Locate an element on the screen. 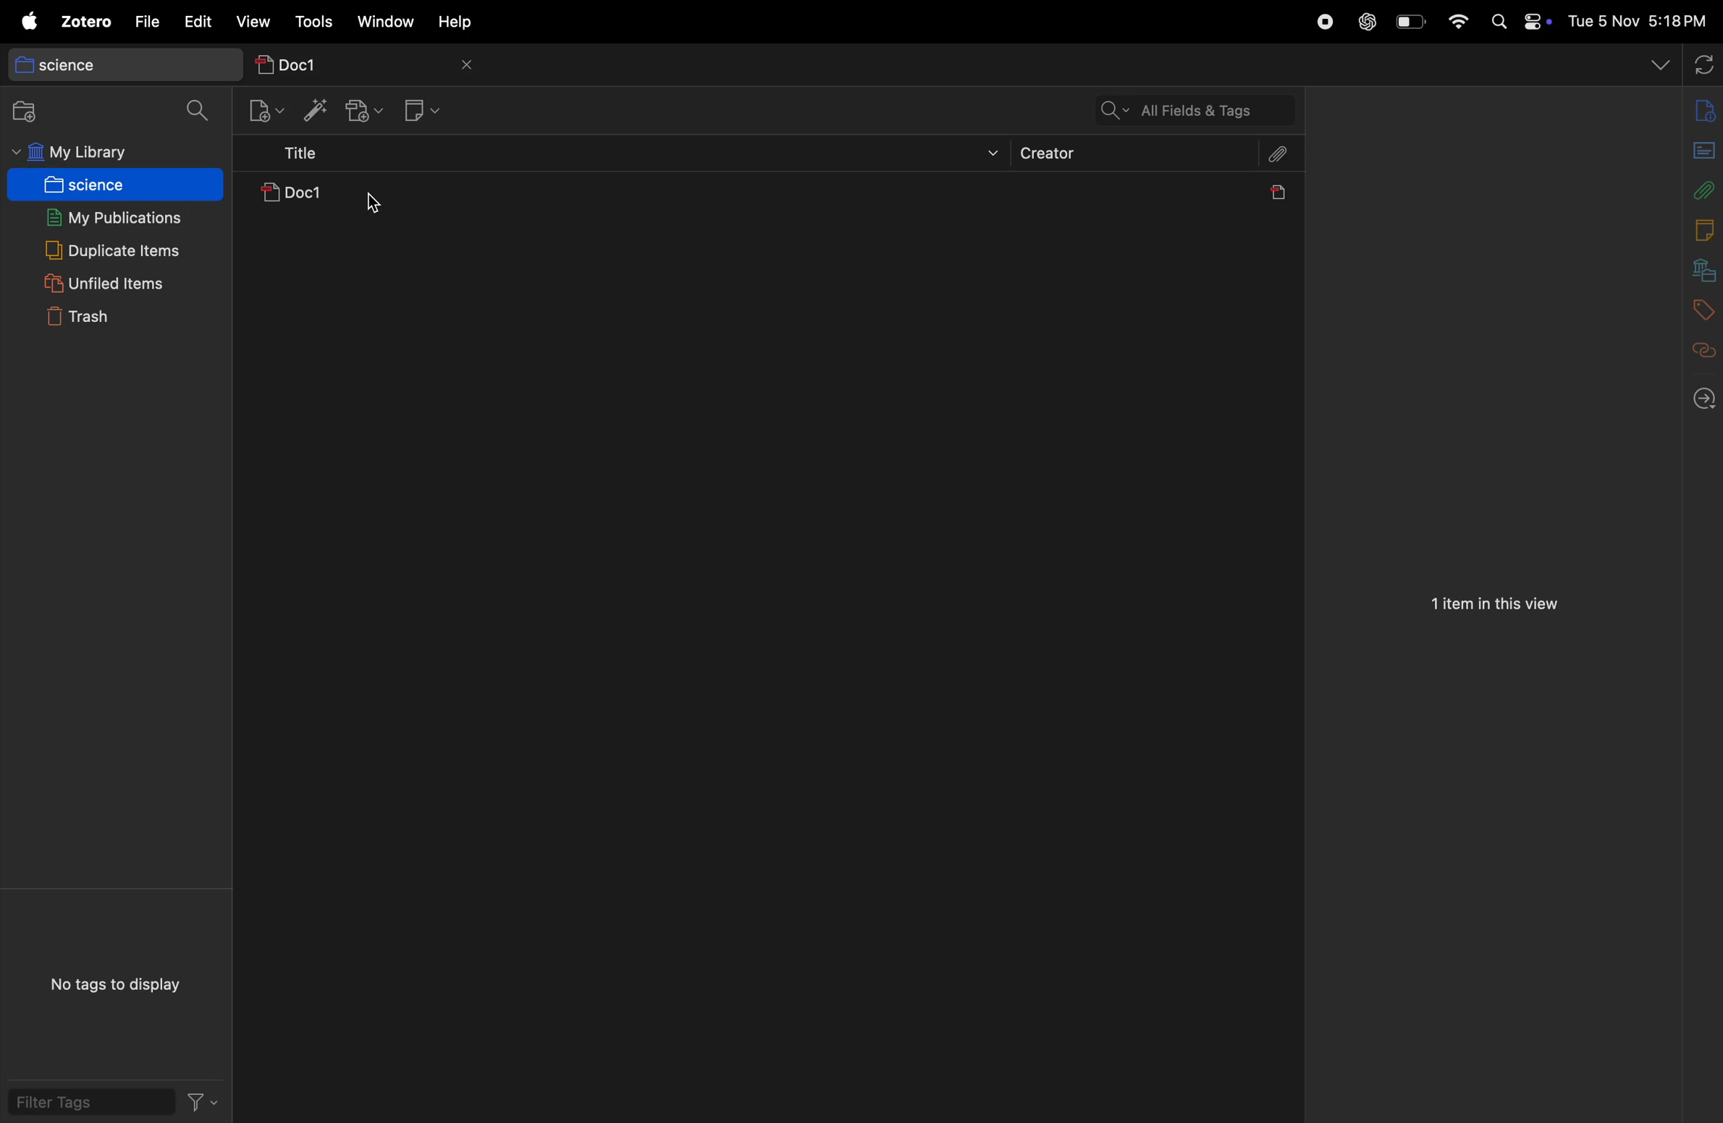 The height and width of the screenshot is (1123, 1723). clip file is located at coordinates (1701, 191).